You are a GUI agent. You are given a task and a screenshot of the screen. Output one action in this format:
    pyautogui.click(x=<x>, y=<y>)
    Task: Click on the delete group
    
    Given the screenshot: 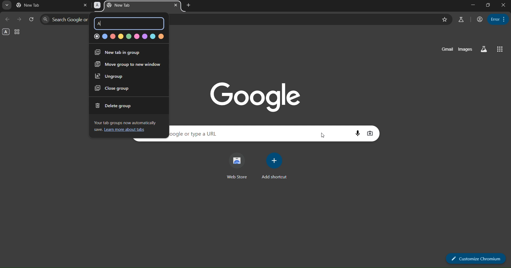 What is the action you would take?
    pyautogui.click(x=114, y=106)
    